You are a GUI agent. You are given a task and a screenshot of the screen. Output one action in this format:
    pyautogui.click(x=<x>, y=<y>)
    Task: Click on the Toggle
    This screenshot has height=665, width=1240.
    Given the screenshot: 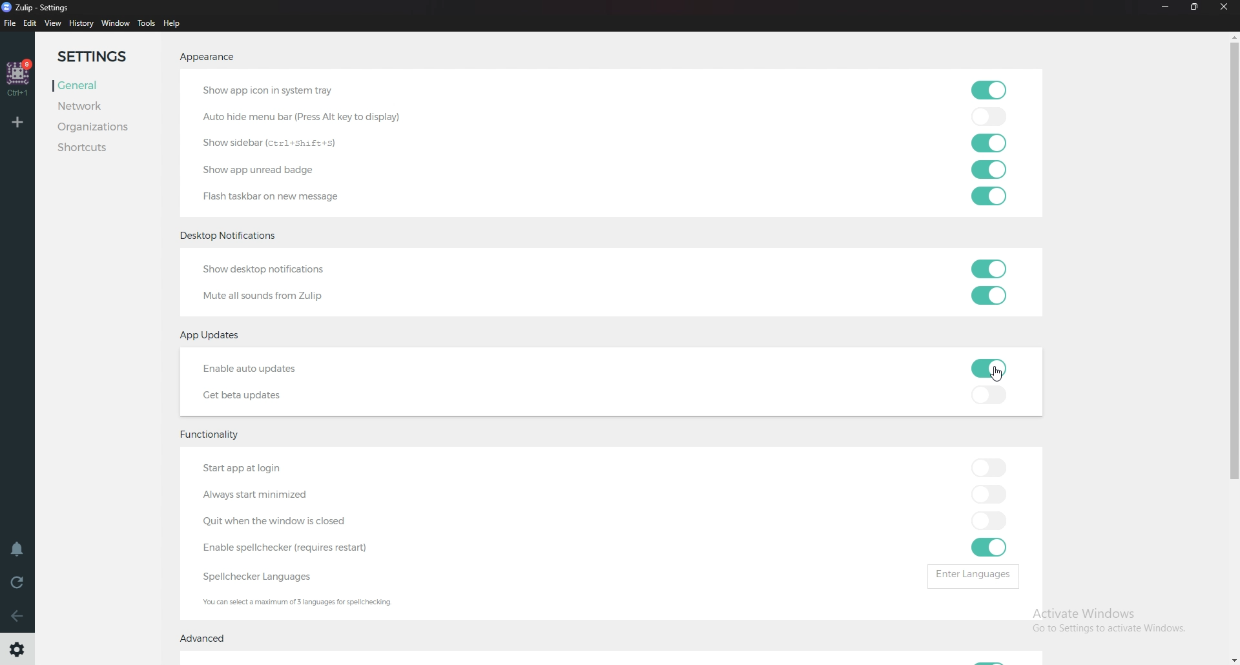 What is the action you would take?
    pyautogui.click(x=989, y=657)
    